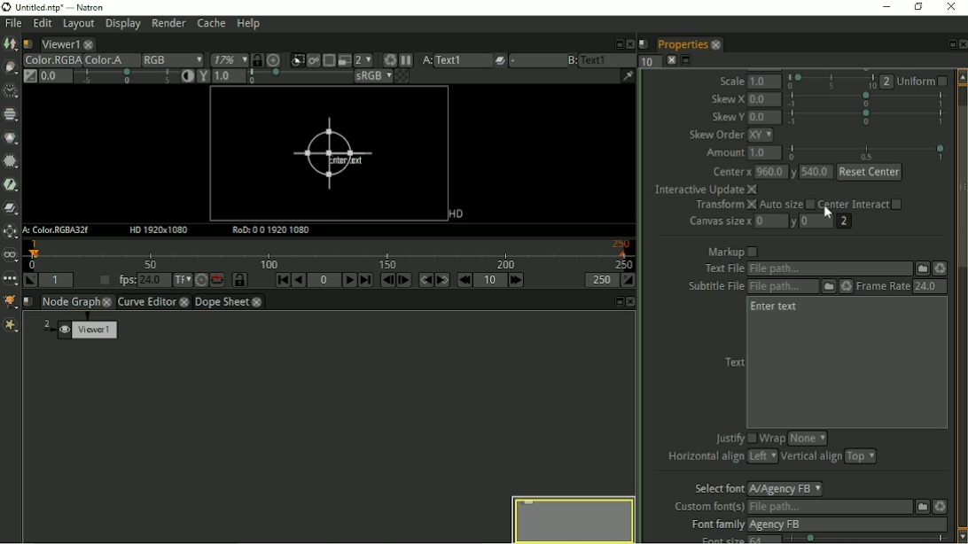 Image resolution: width=968 pixels, height=544 pixels. What do you see at coordinates (500, 60) in the screenshot?
I see `Operations applied between A and B` at bounding box center [500, 60].